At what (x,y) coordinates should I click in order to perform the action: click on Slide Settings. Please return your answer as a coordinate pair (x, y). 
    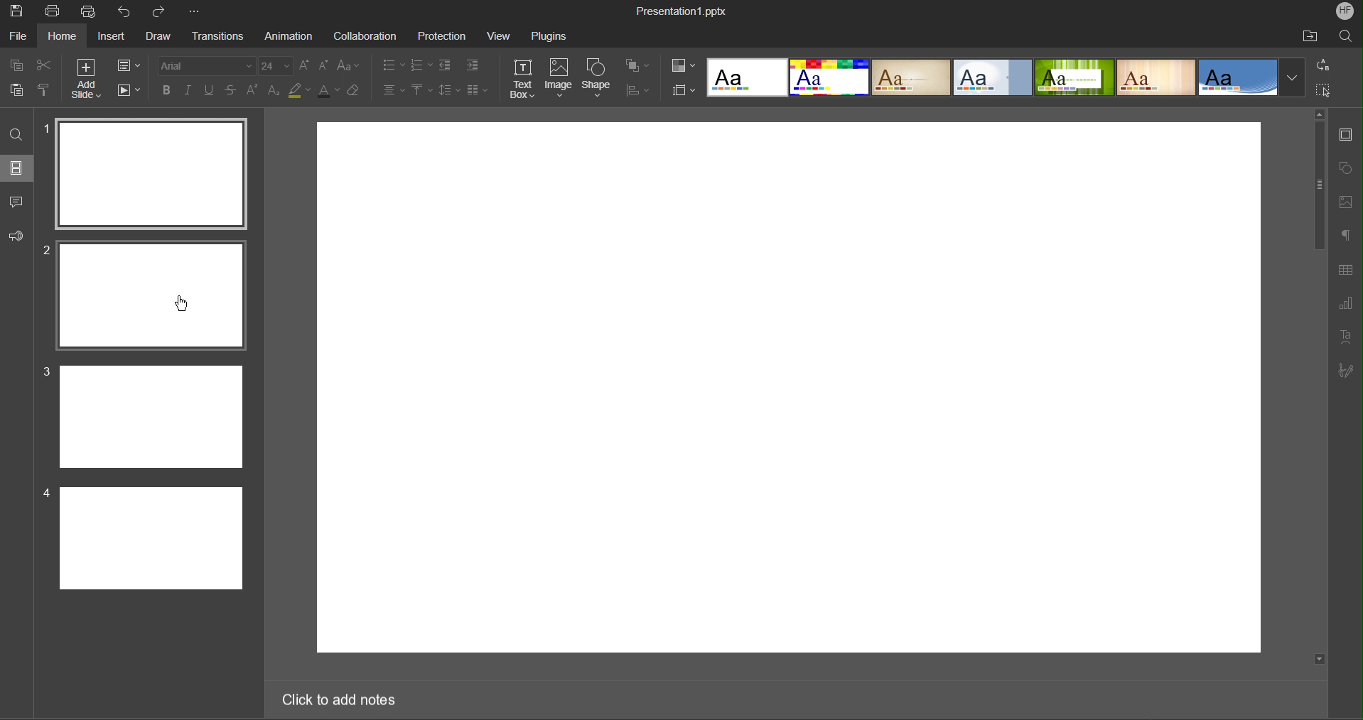
    Looking at the image, I should click on (1347, 134).